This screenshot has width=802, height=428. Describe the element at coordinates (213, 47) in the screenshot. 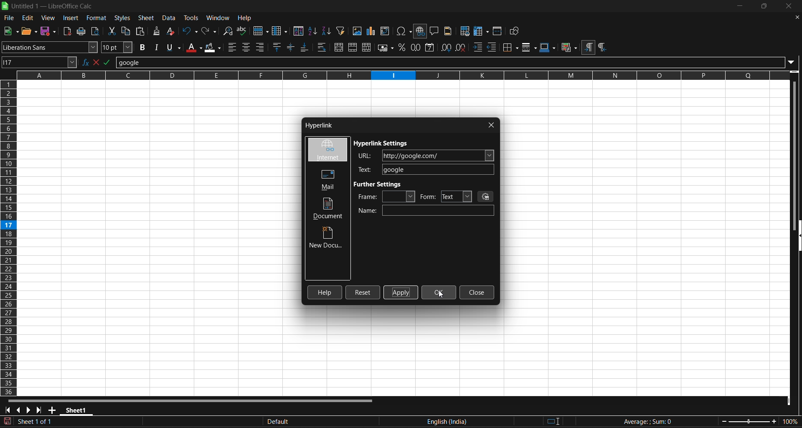

I see `background color` at that location.